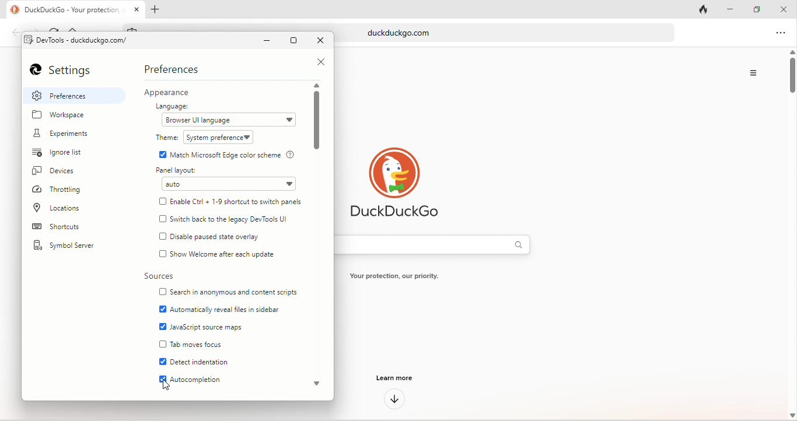  I want to click on automatically reveal files in sidebar, so click(228, 307).